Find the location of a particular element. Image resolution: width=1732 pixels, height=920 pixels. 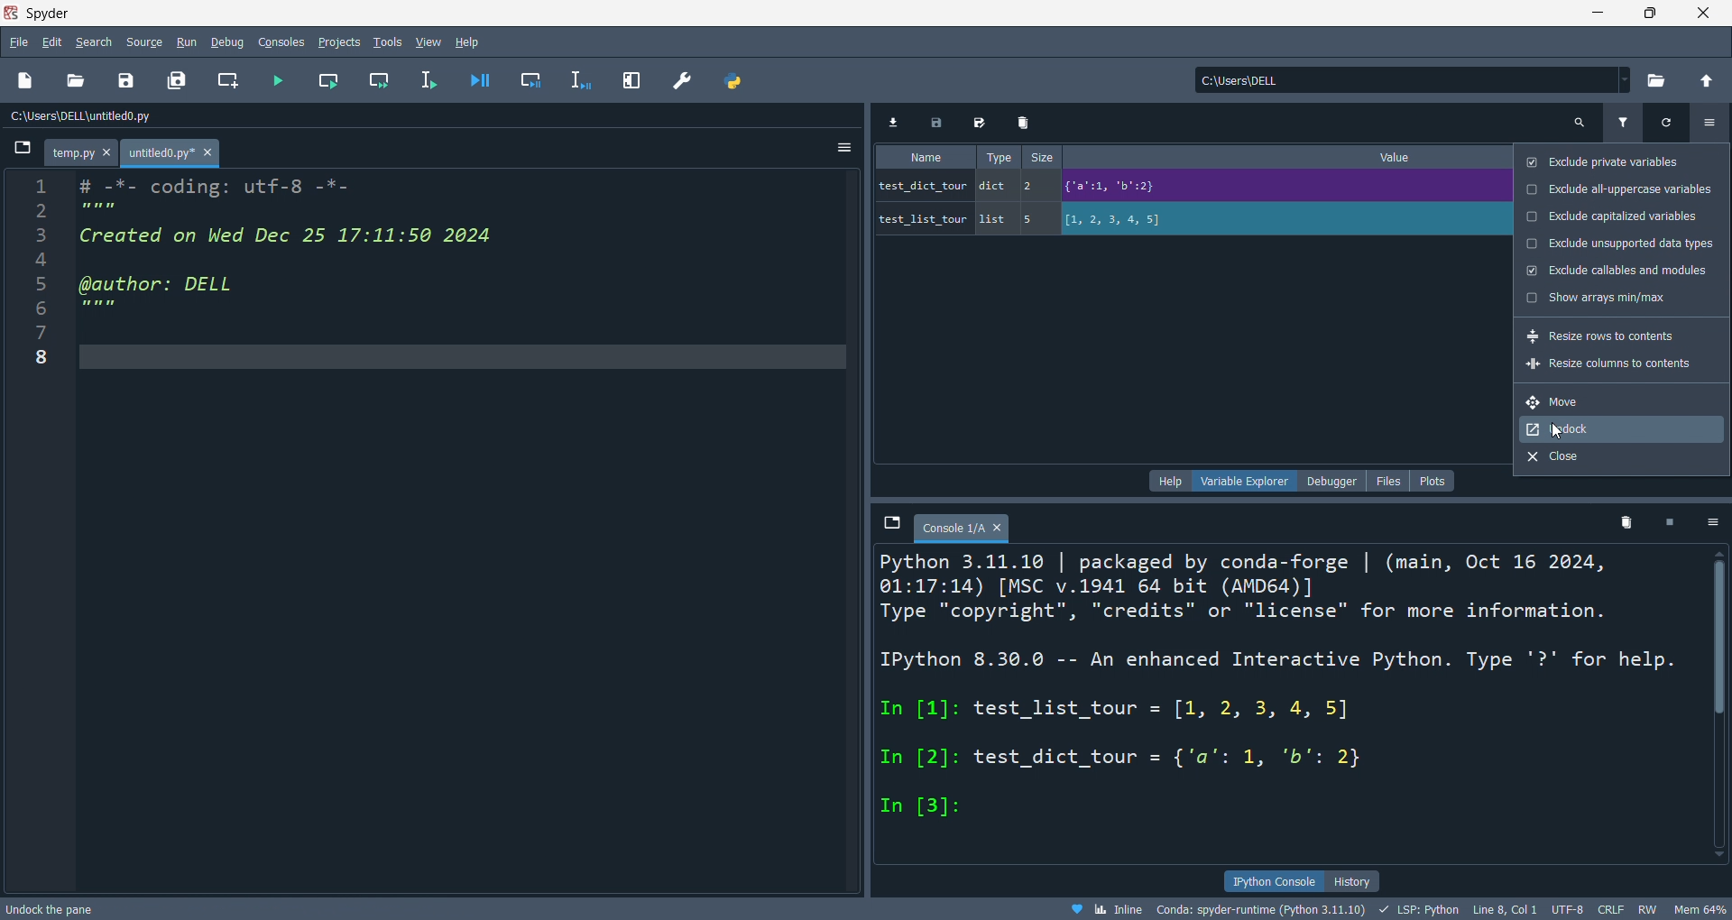

import is located at coordinates (895, 122).